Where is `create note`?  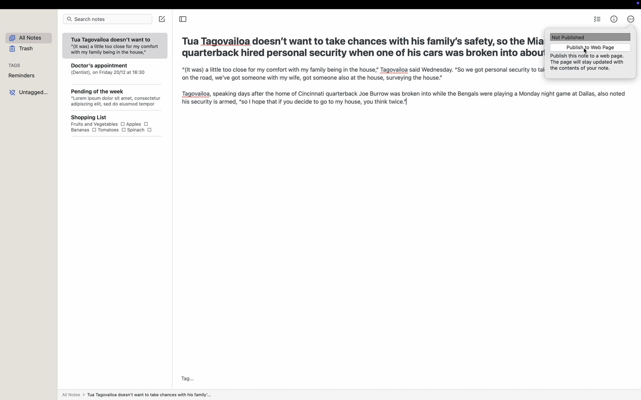
create note is located at coordinates (163, 19).